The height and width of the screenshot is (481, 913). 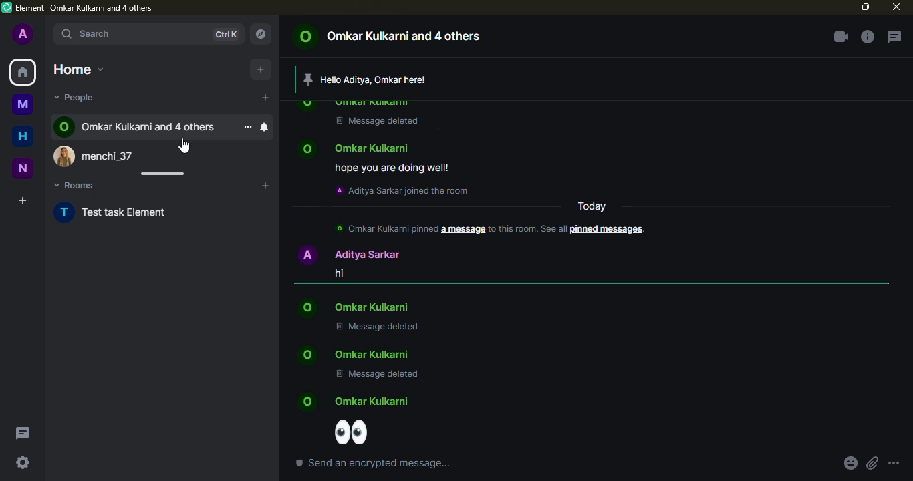 What do you see at coordinates (82, 68) in the screenshot?
I see `home` at bounding box center [82, 68].